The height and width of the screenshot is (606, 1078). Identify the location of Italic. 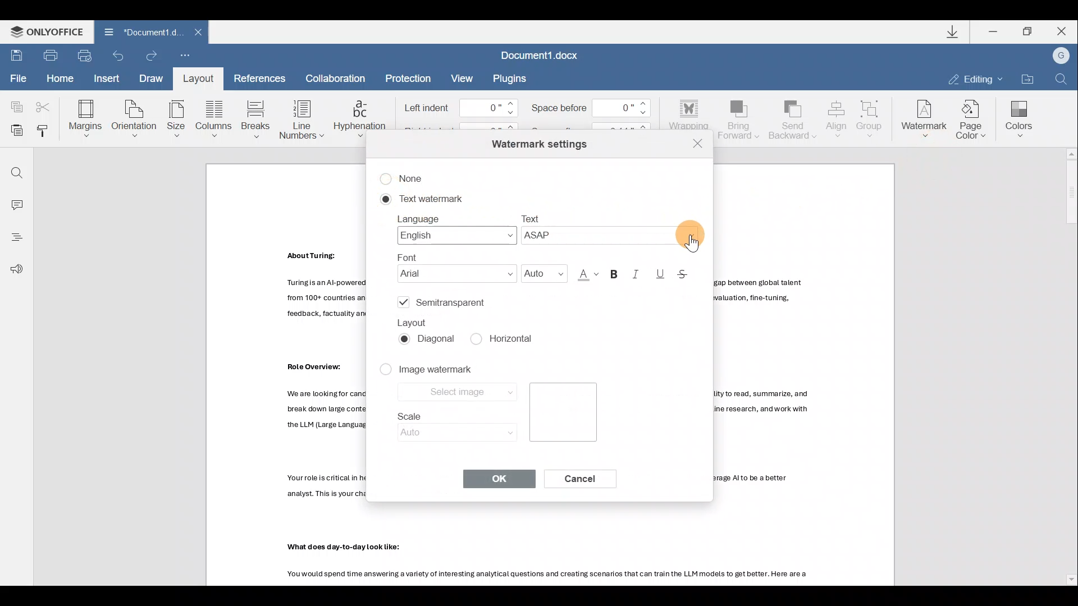
(640, 273).